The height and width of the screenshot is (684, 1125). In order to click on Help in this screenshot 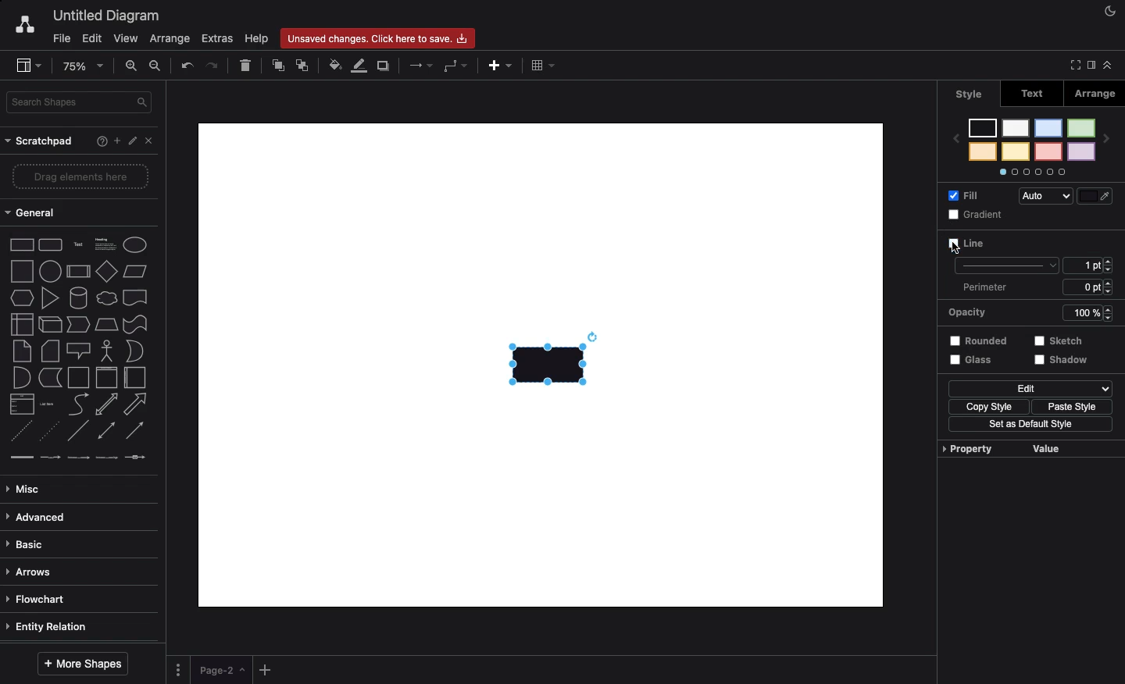, I will do `click(259, 39)`.